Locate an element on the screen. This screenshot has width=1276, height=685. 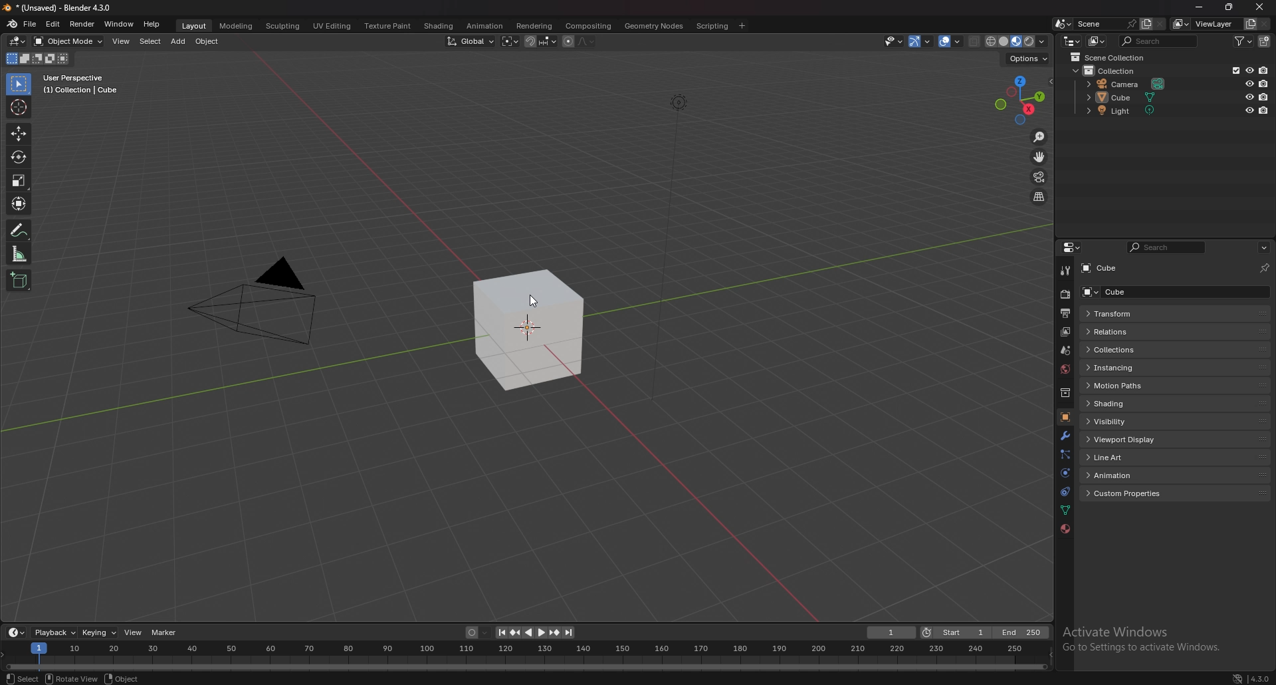
scale is located at coordinates (19, 180).